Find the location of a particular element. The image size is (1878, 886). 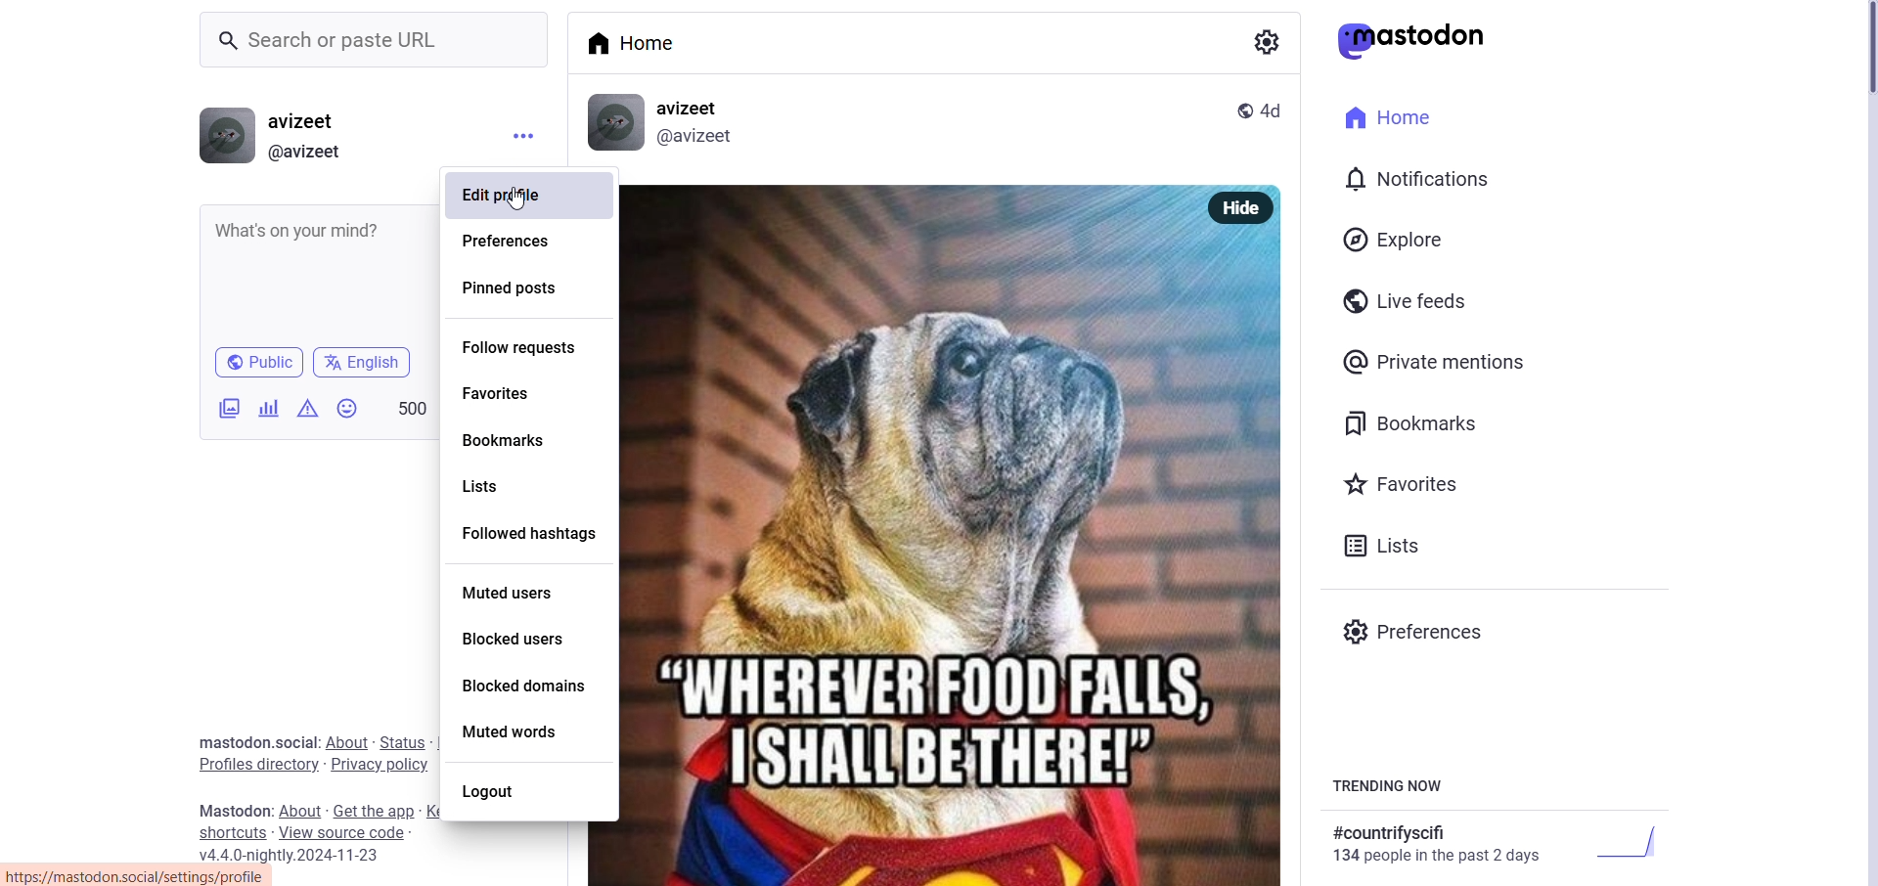

favourites is located at coordinates (504, 391).